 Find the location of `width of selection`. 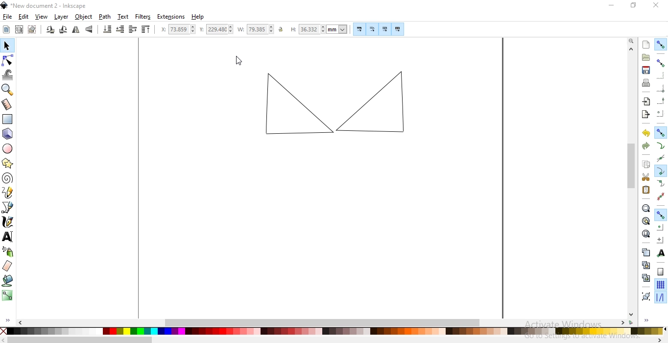

width of selection is located at coordinates (258, 28).